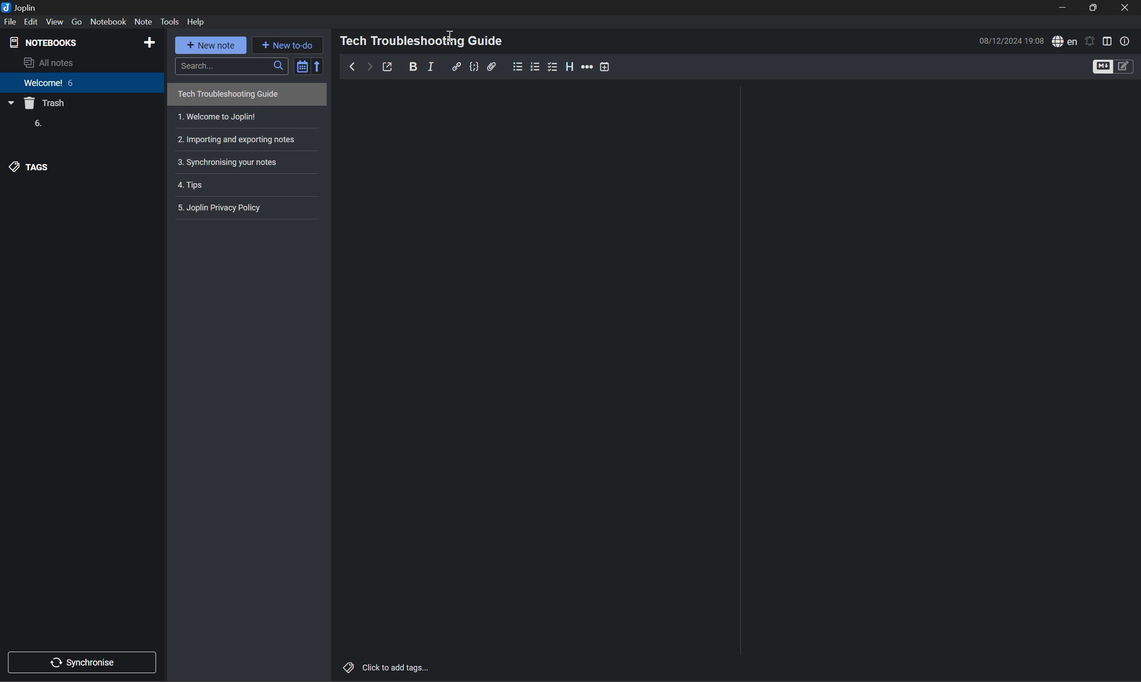 Image resolution: width=1141 pixels, height=682 pixels. I want to click on 08/12/2024 18:53, so click(1011, 40).